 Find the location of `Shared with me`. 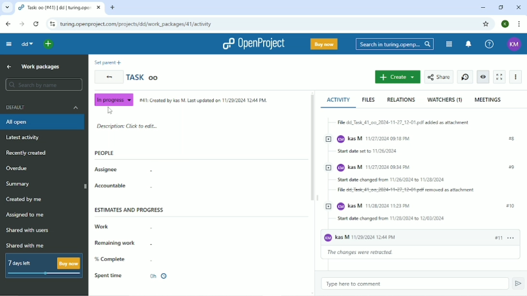

Shared with me is located at coordinates (25, 245).